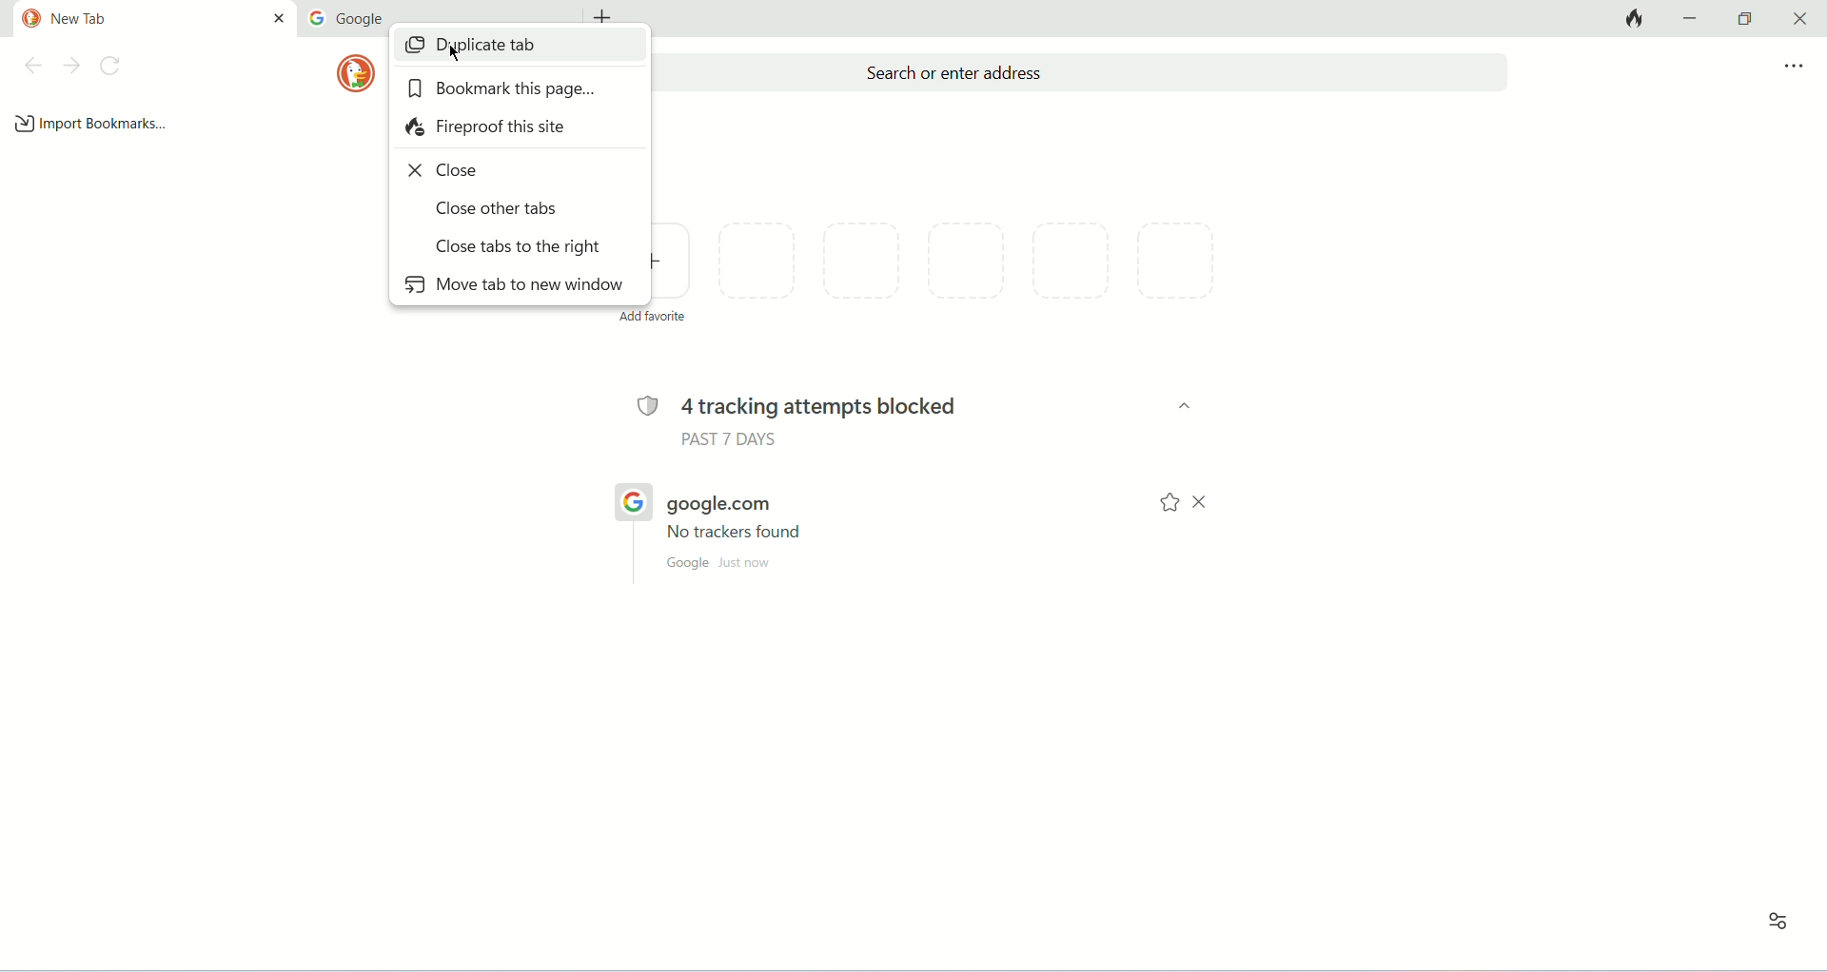 This screenshot has height=972, width=1827. I want to click on back, so click(33, 66).